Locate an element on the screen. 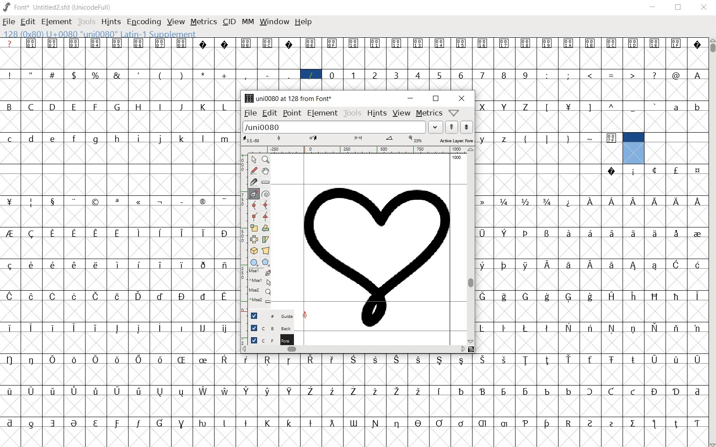  glyph is located at coordinates (52, 360).